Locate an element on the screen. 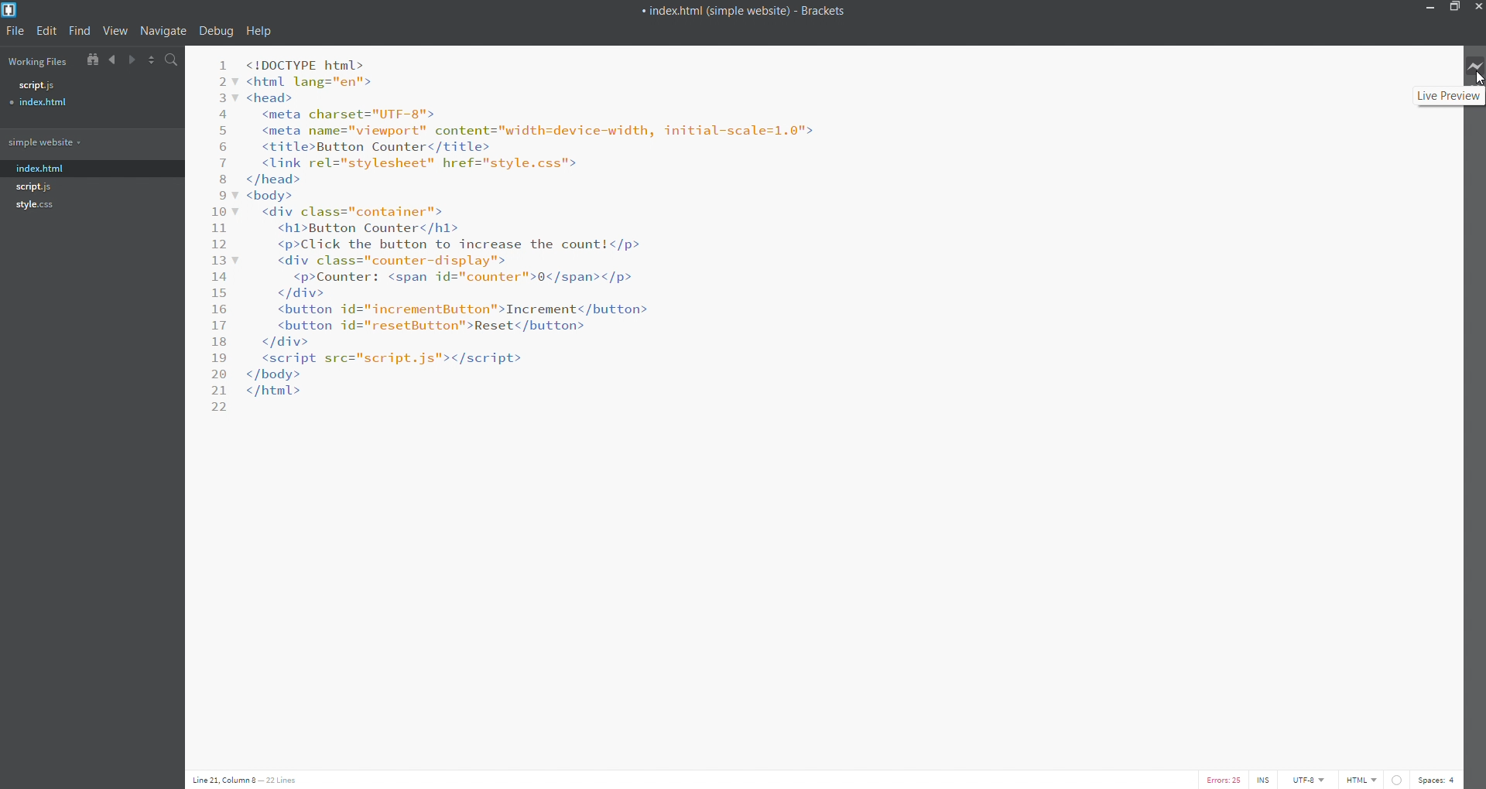  « indexhtml (simple website) - Brackets is located at coordinates (767, 11).